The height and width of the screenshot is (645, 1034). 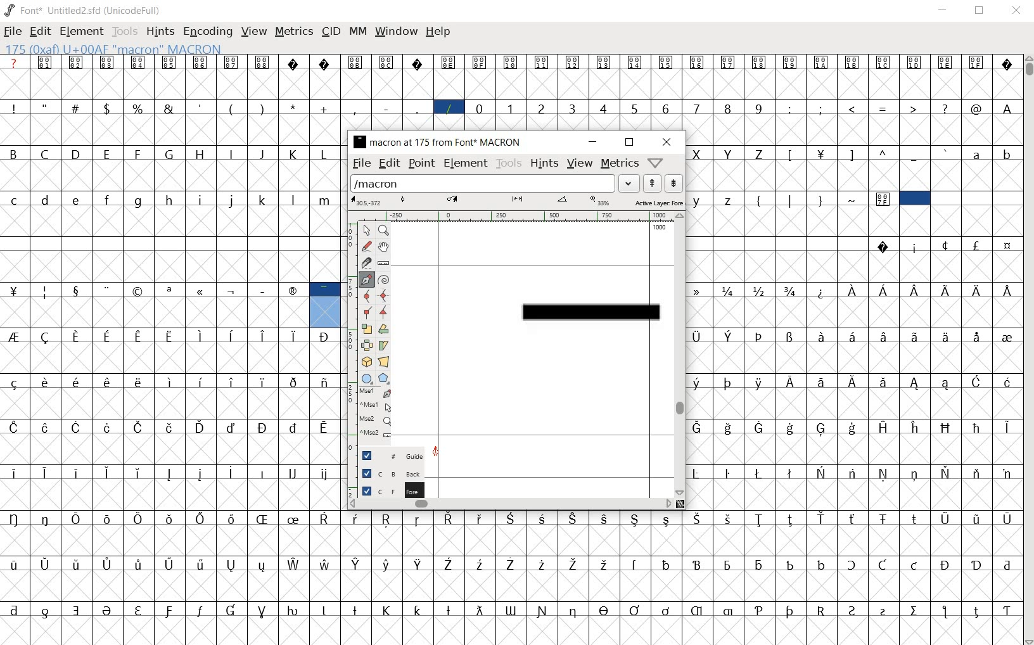 What do you see at coordinates (14, 383) in the screenshot?
I see `Symbol` at bounding box center [14, 383].